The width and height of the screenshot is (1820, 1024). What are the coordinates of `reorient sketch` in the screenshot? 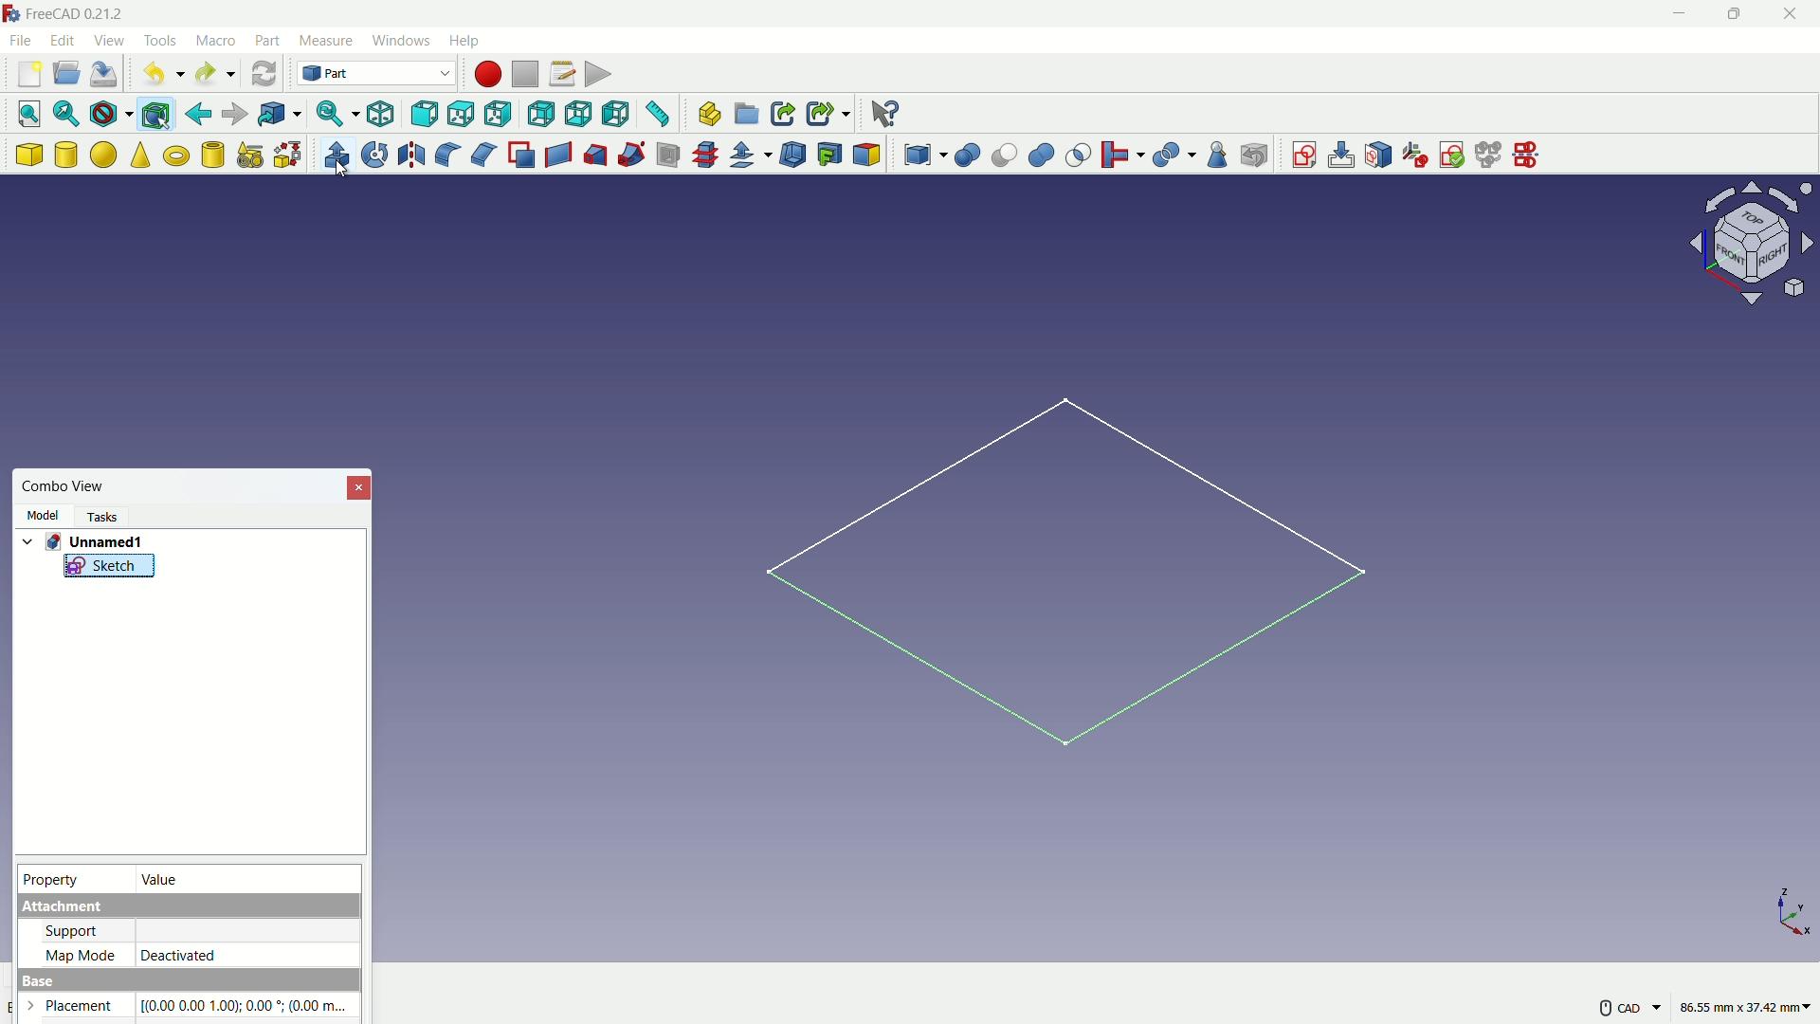 It's located at (1414, 154).